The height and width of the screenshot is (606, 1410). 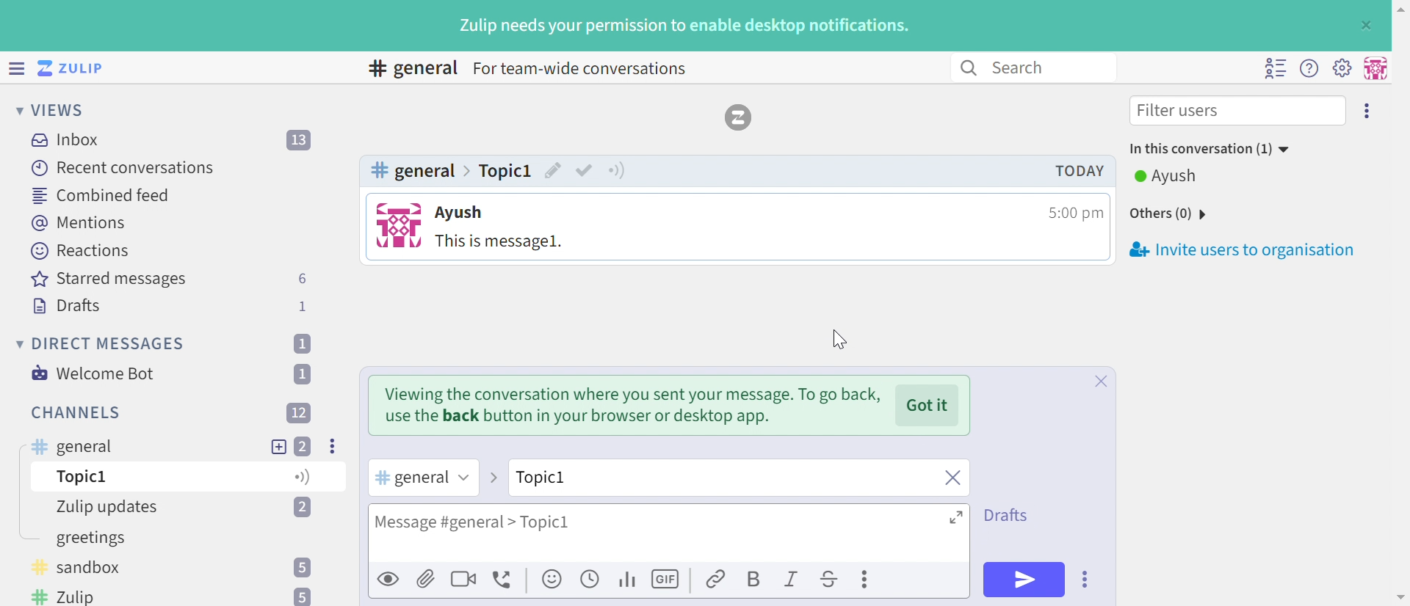 I want to click on 2, so click(x=303, y=446).